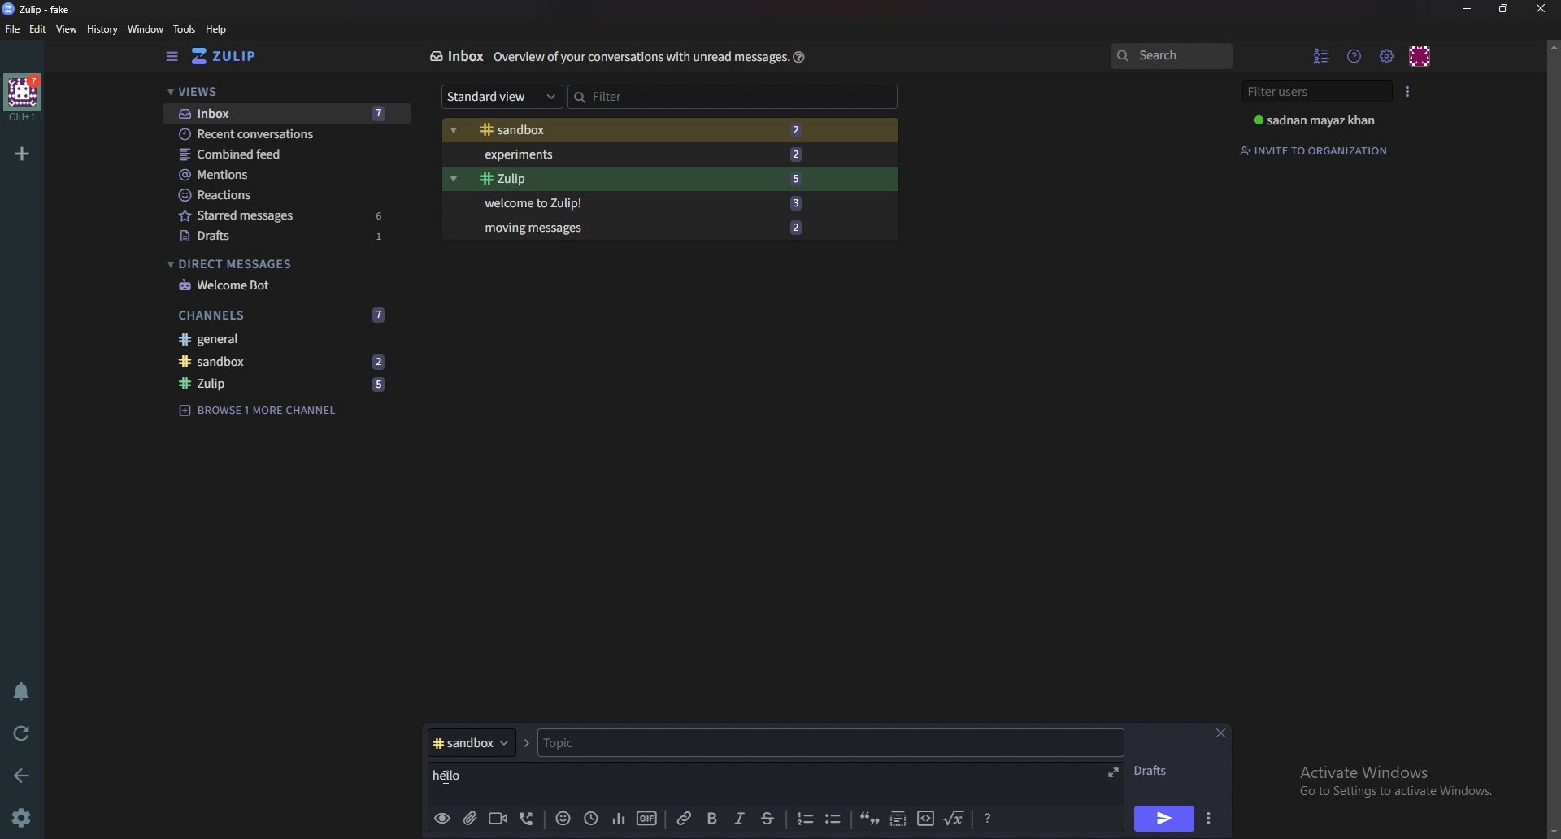  I want to click on back, so click(23, 776).